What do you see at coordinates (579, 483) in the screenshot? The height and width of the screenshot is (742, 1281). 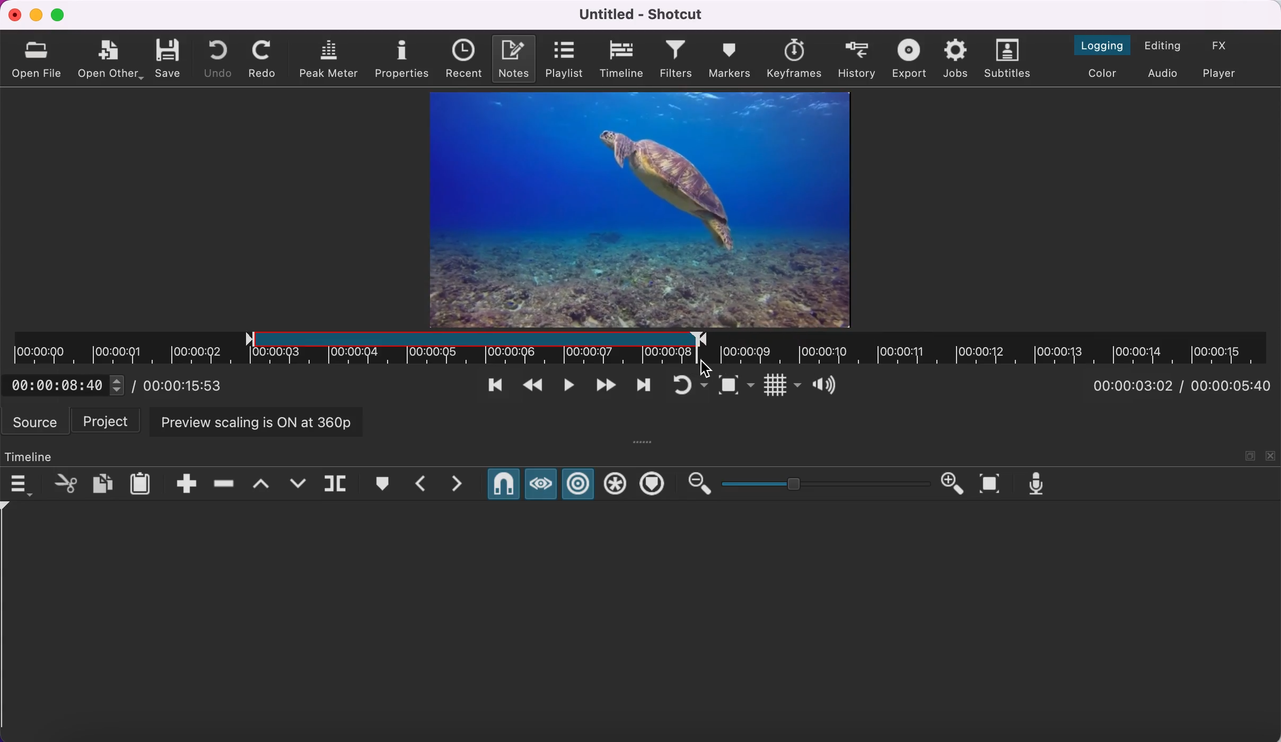 I see `ripple` at bounding box center [579, 483].